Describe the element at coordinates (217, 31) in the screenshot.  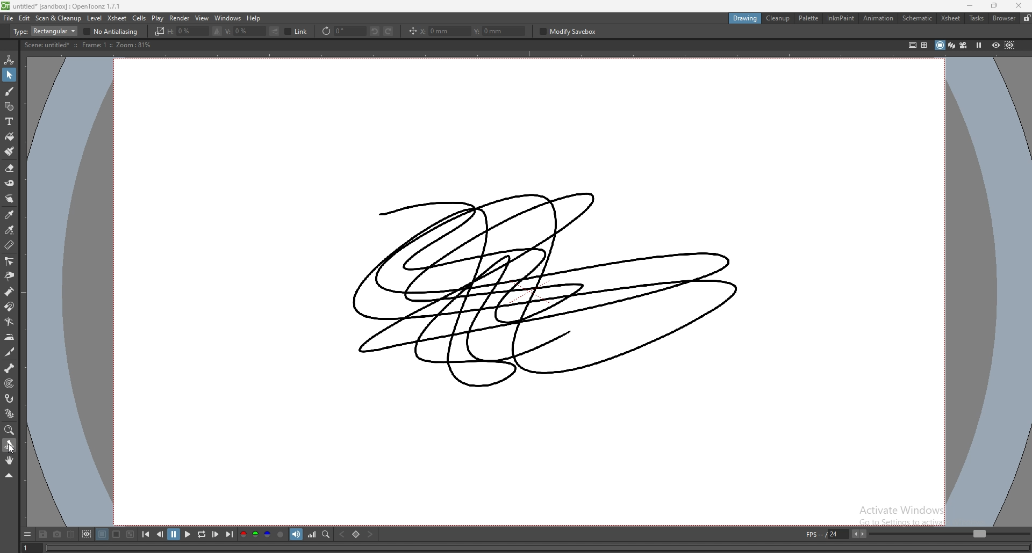
I see `flip selection horizontally` at that location.